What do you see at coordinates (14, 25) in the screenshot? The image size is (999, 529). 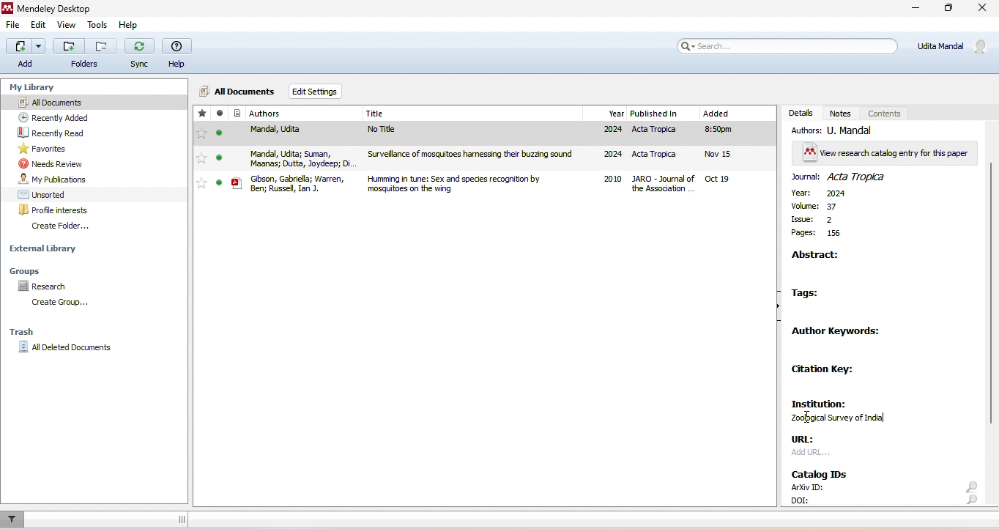 I see `file` at bounding box center [14, 25].